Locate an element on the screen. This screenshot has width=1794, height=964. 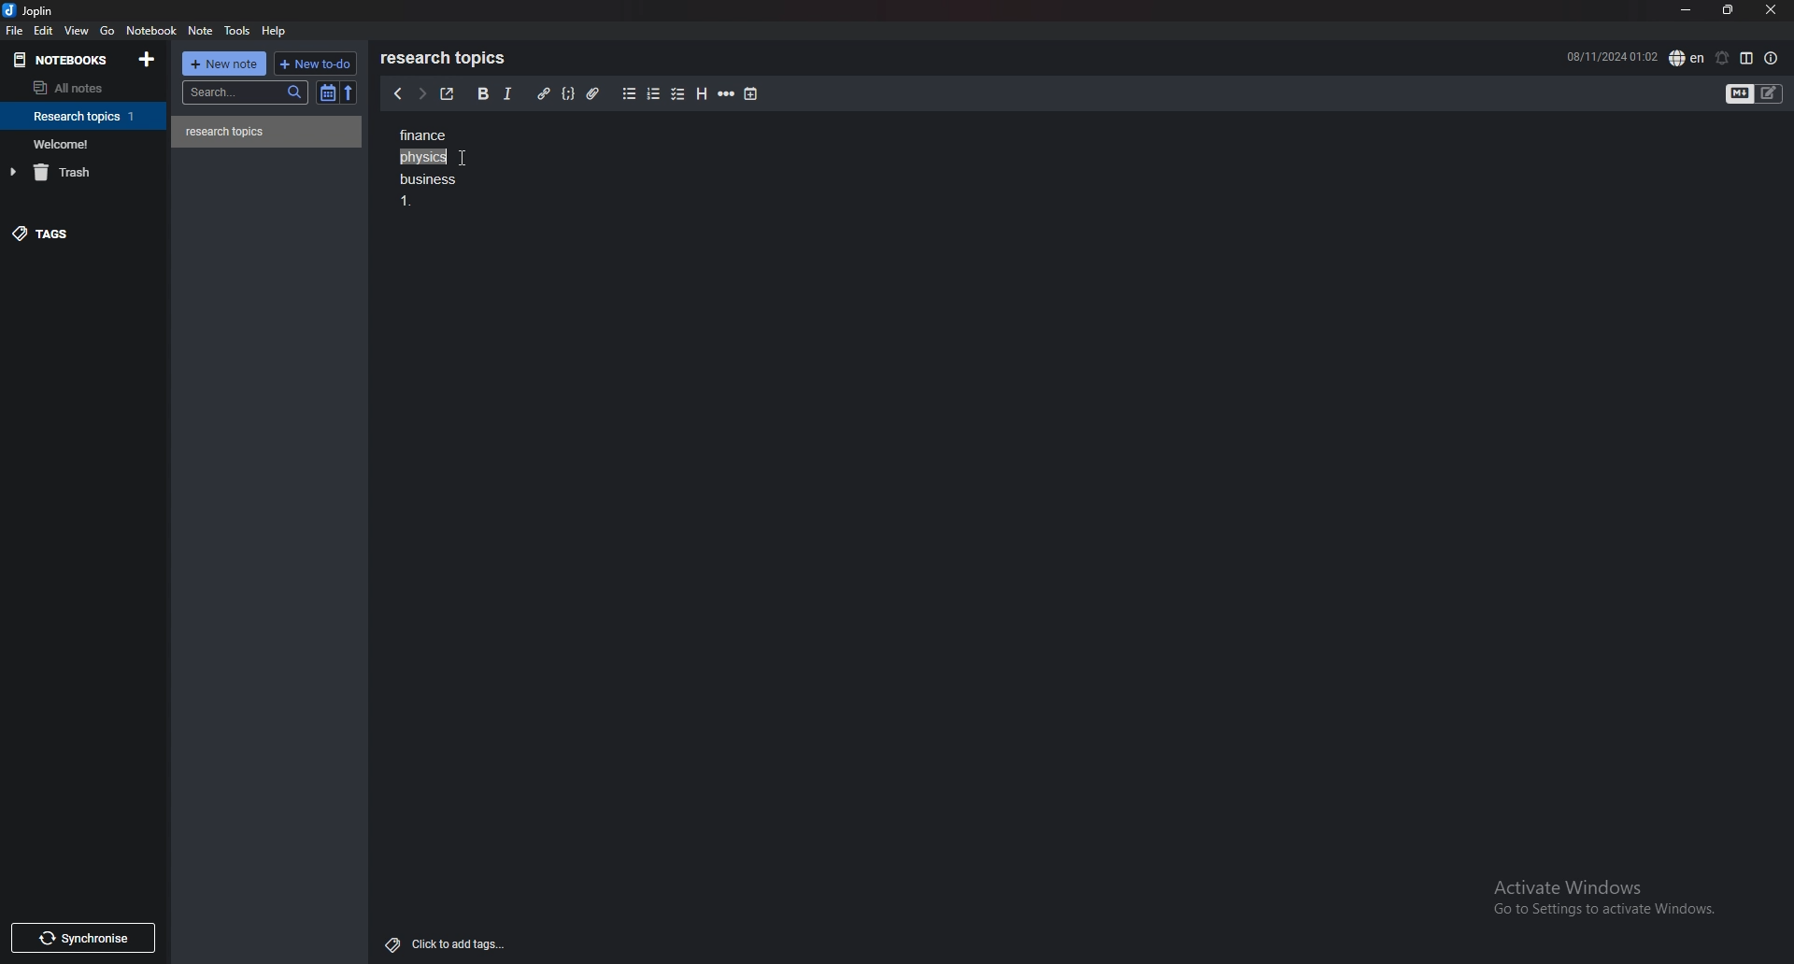
joplin is located at coordinates (30, 12).